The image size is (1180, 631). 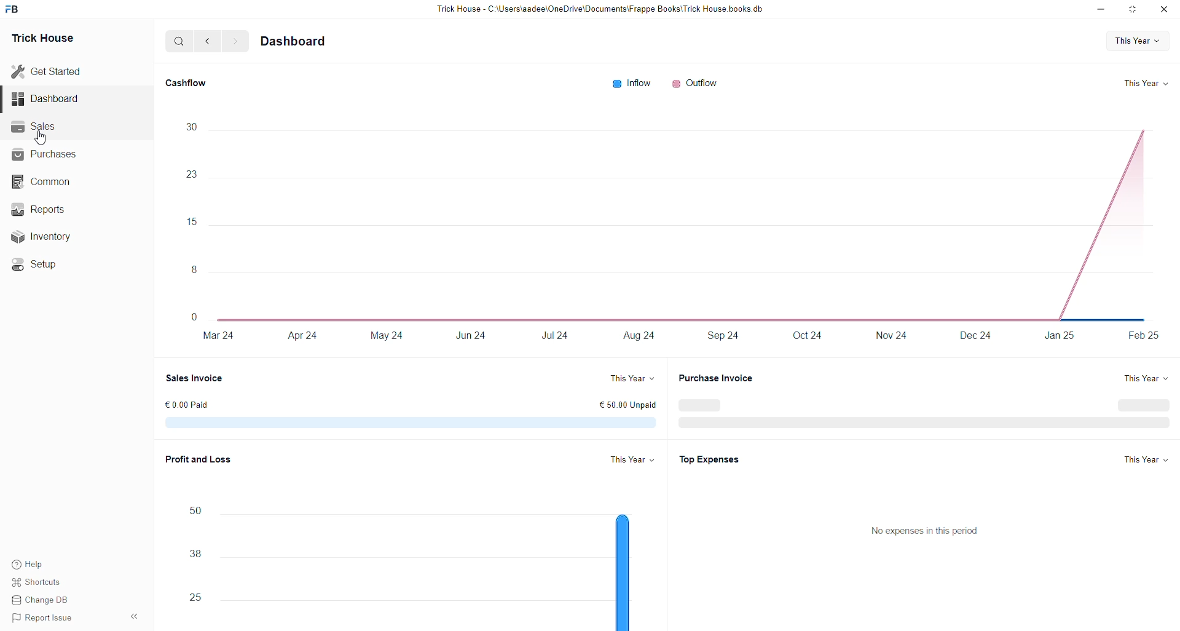 What do you see at coordinates (696, 82) in the screenshot?
I see `Outflow` at bounding box center [696, 82].